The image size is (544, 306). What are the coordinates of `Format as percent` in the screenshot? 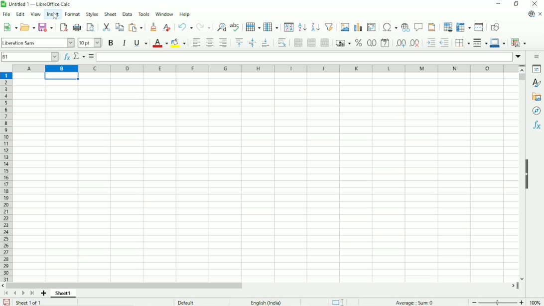 It's located at (358, 43).